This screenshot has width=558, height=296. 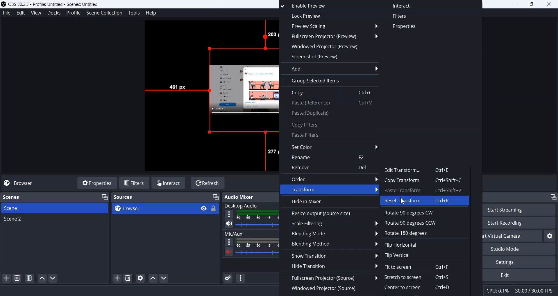 I want to click on More, so click(x=227, y=242).